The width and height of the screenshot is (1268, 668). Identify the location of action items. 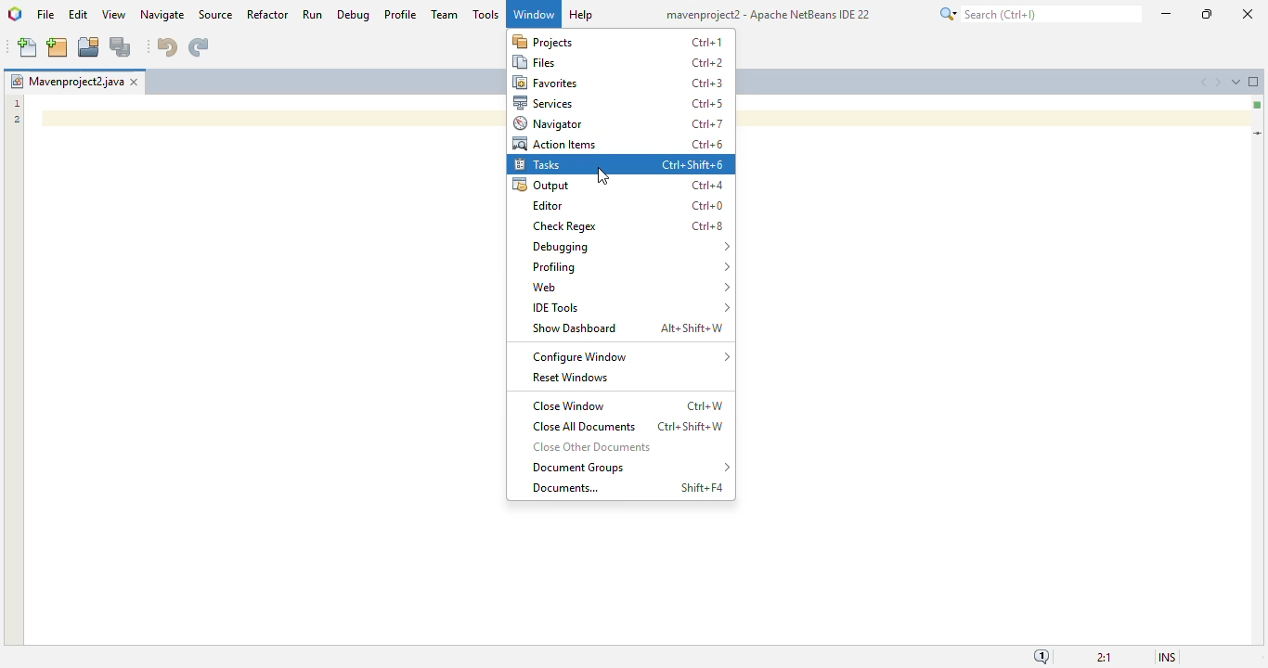
(555, 144).